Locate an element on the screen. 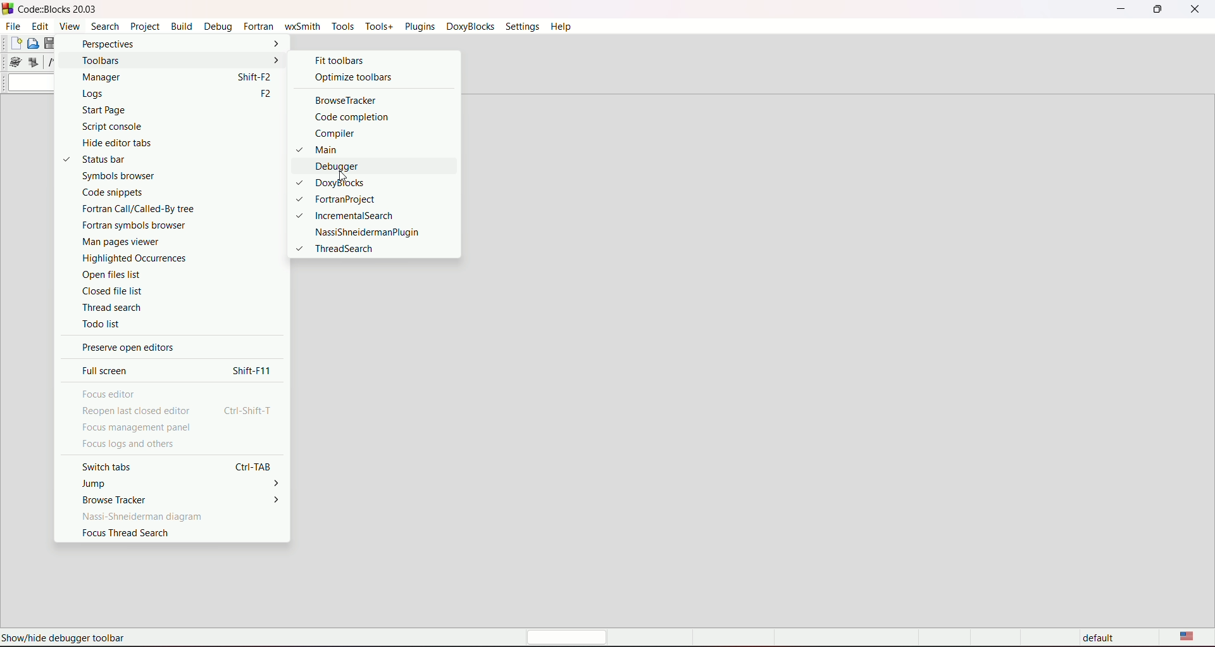 The width and height of the screenshot is (1215, 647). drop down is located at coordinates (30, 83).